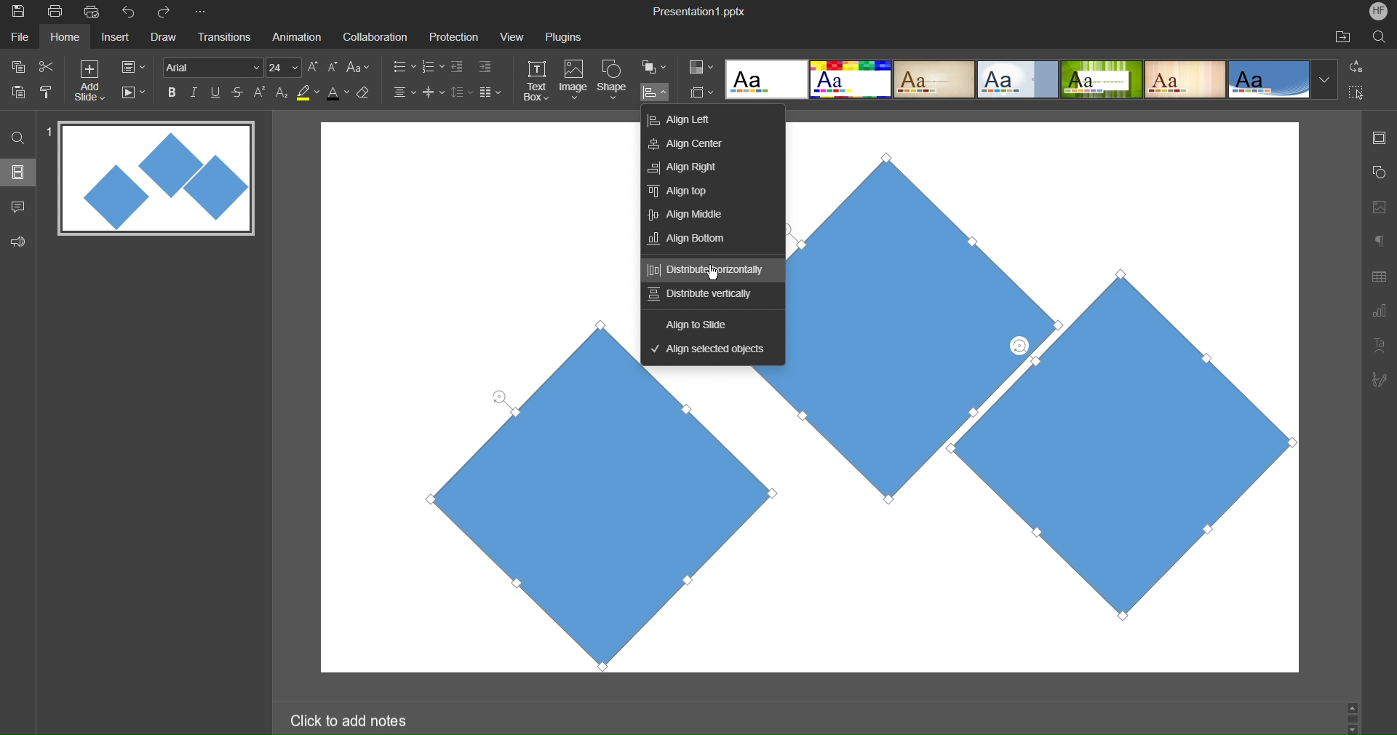 The height and width of the screenshot is (735, 1397). What do you see at coordinates (702, 92) in the screenshot?
I see `Slide Size Settings` at bounding box center [702, 92].